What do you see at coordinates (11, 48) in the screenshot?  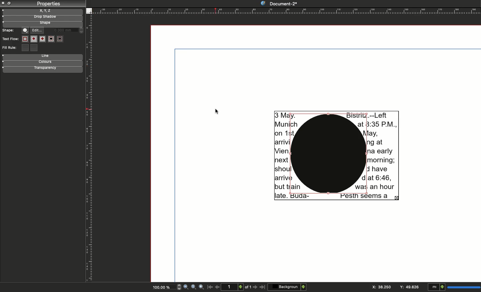 I see `Fill rule` at bounding box center [11, 48].